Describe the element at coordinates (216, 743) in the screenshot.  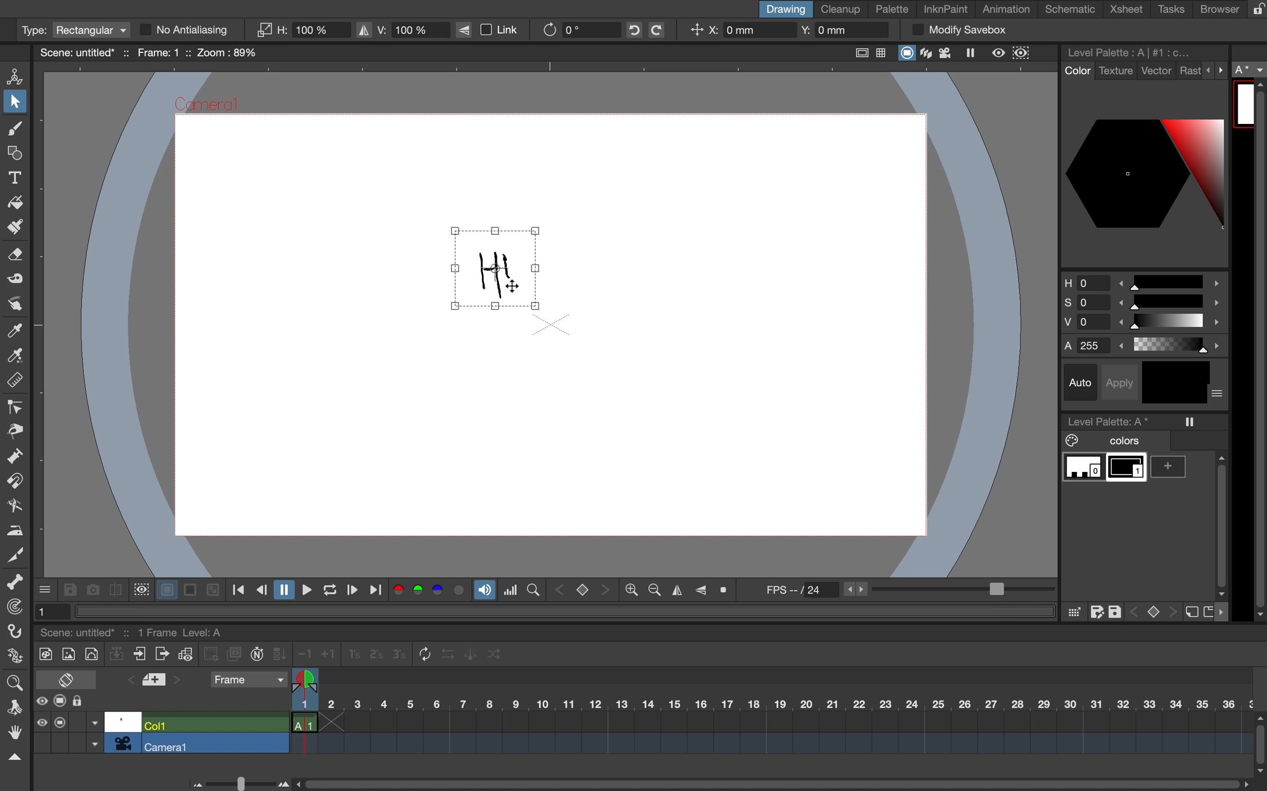
I see `camera 1` at that location.